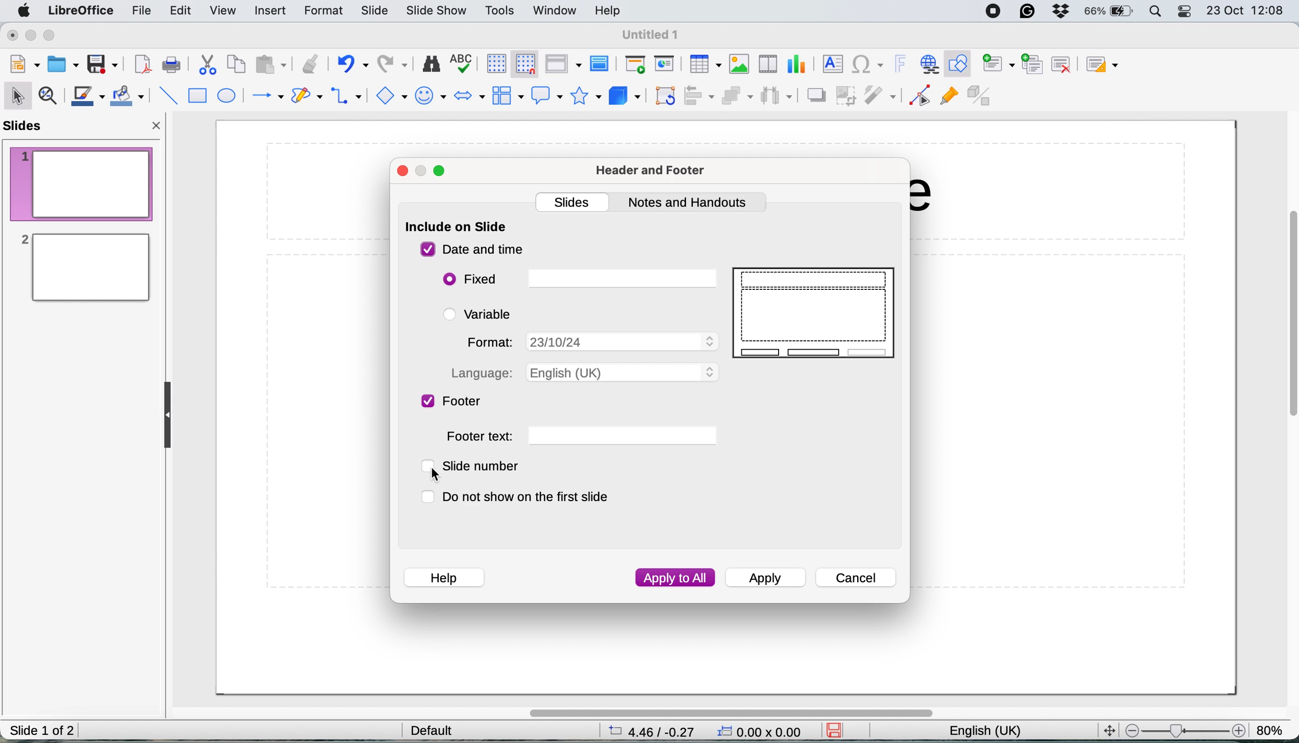  What do you see at coordinates (1271, 726) in the screenshot?
I see `zoom factor` at bounding box center [1271, 726].